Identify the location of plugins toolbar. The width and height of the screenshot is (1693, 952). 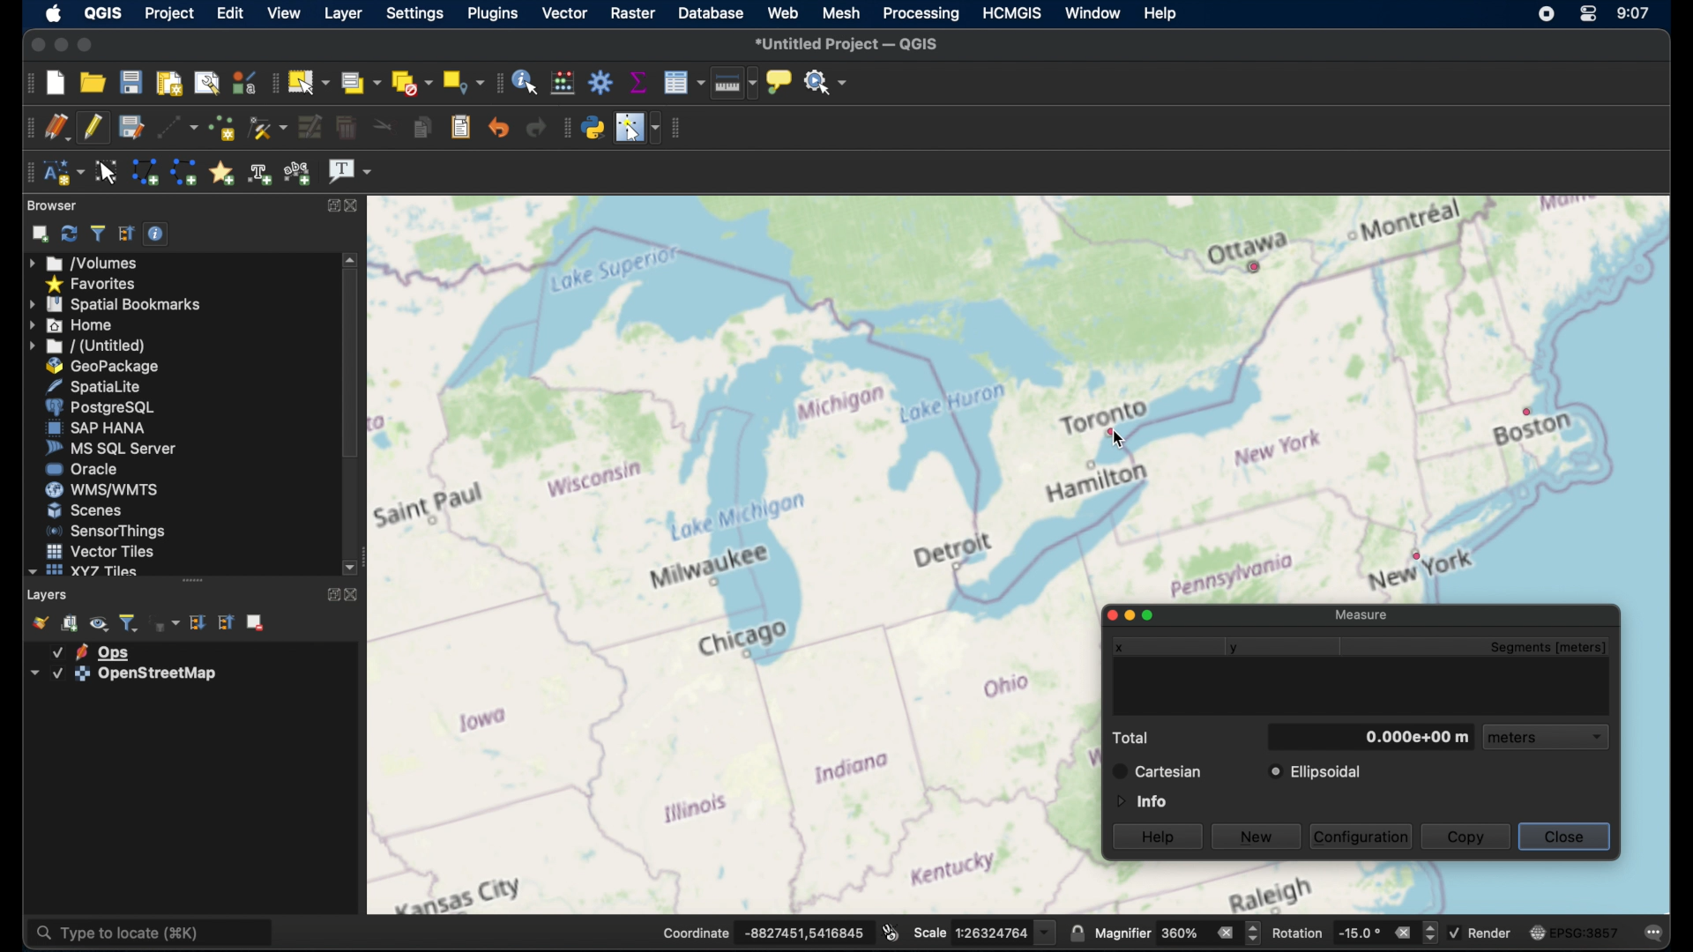
(564, 127).